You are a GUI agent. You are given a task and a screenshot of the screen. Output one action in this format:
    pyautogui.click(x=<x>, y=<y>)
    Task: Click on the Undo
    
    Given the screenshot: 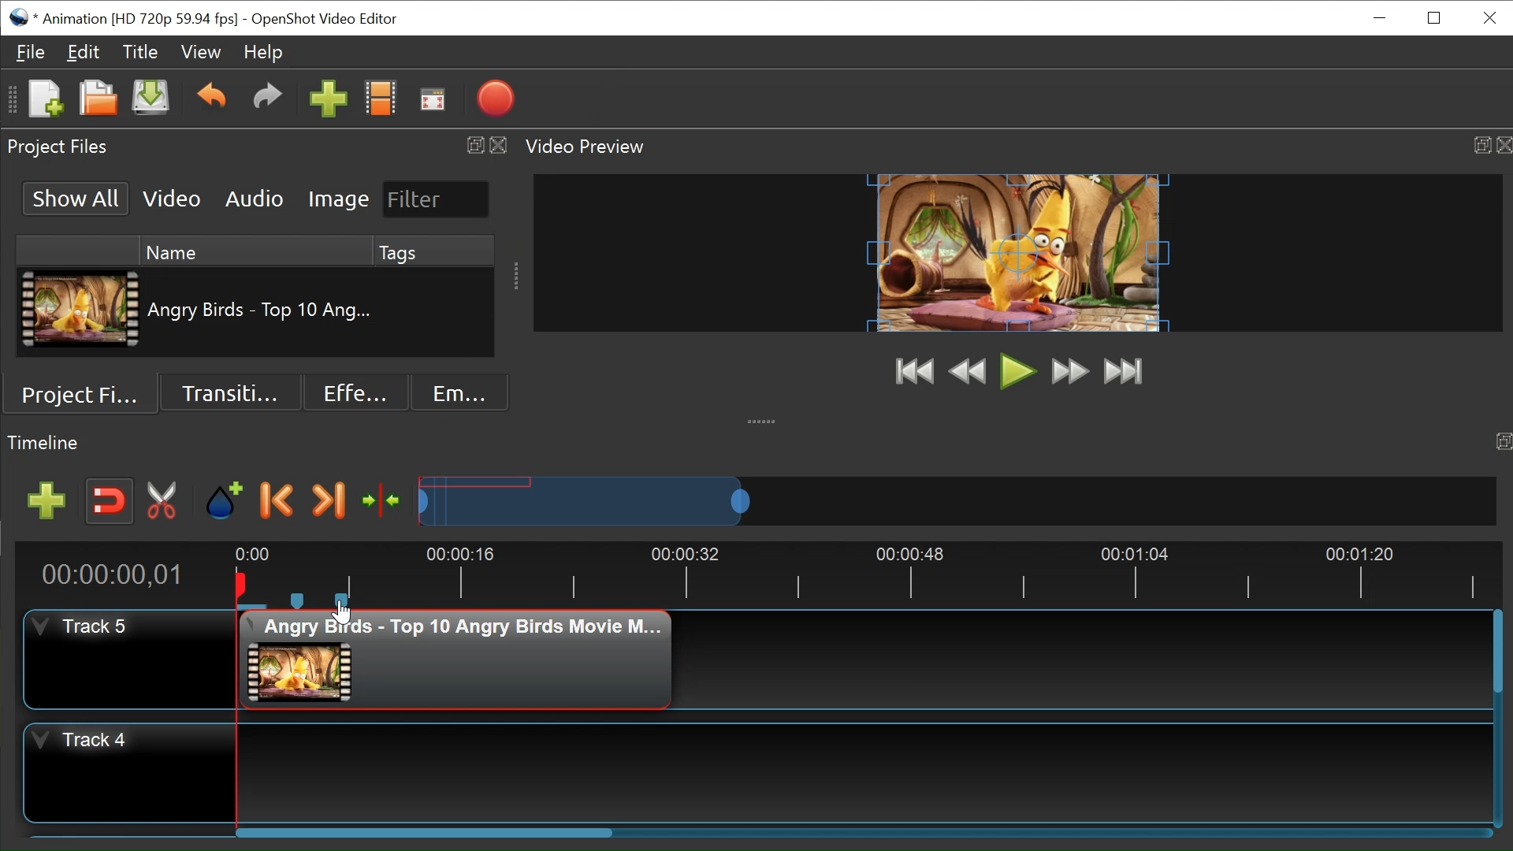 What is the action you would take?
    pyautogui.click(x=214, y=102)
    